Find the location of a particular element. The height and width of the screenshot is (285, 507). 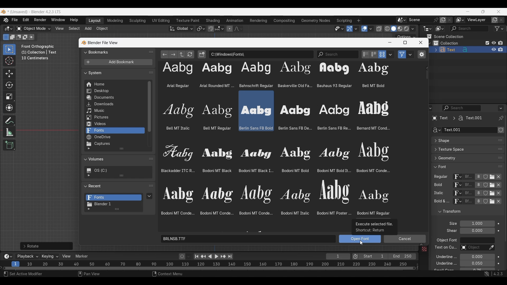

Eyedropper data-block is located at coordinates (498, 139).